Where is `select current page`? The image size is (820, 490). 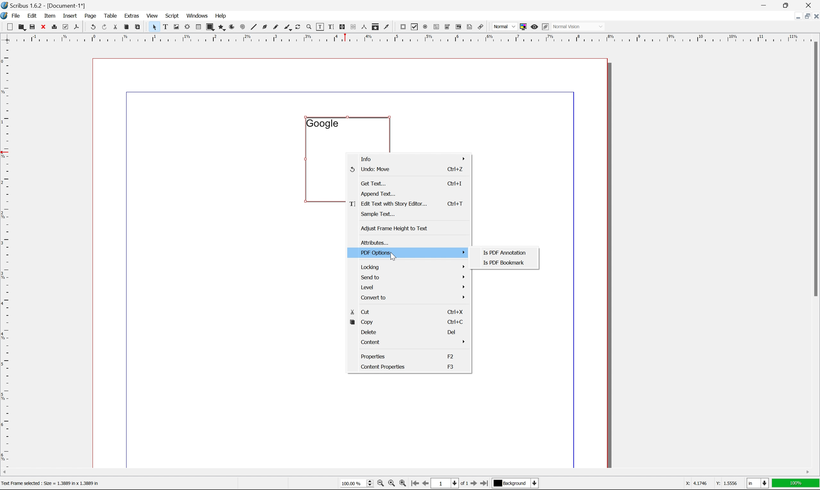
select current page is located at coordinates (449, 484).